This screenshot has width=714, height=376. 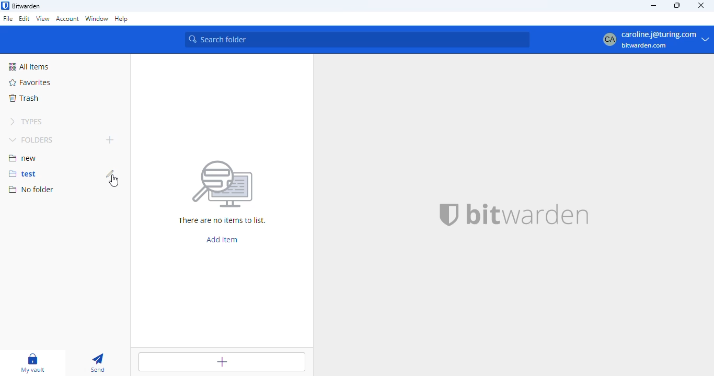 I want to click on new, so click(x=22, y=158).